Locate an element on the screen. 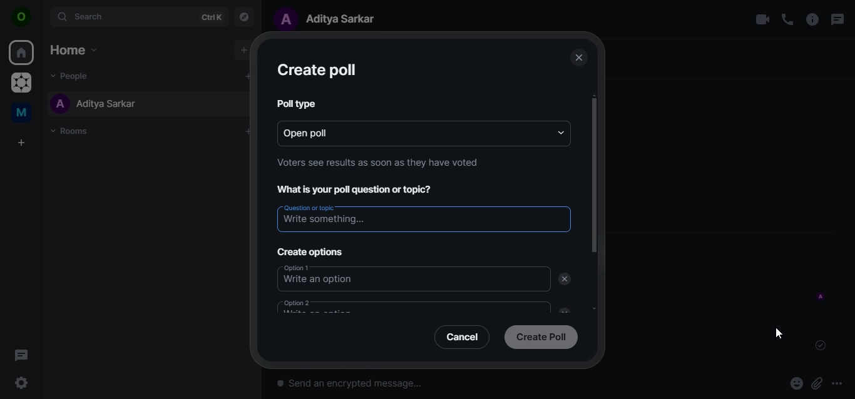 This screenshot has height=399, width=855. poll type is located at coordinates (294, 103).